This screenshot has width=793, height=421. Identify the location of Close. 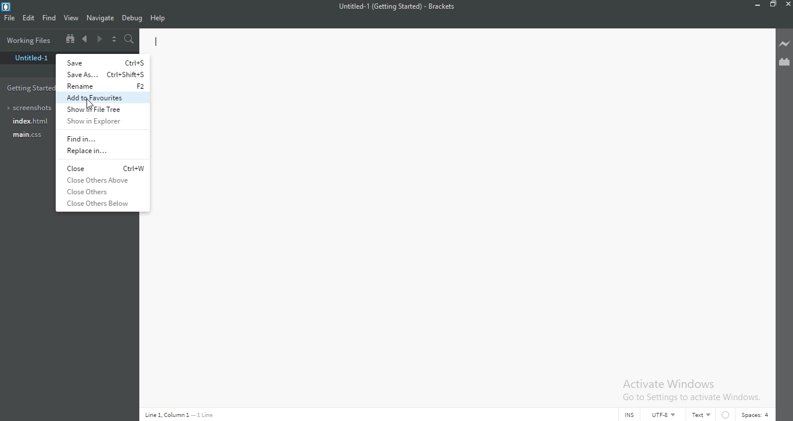
(788, 5).